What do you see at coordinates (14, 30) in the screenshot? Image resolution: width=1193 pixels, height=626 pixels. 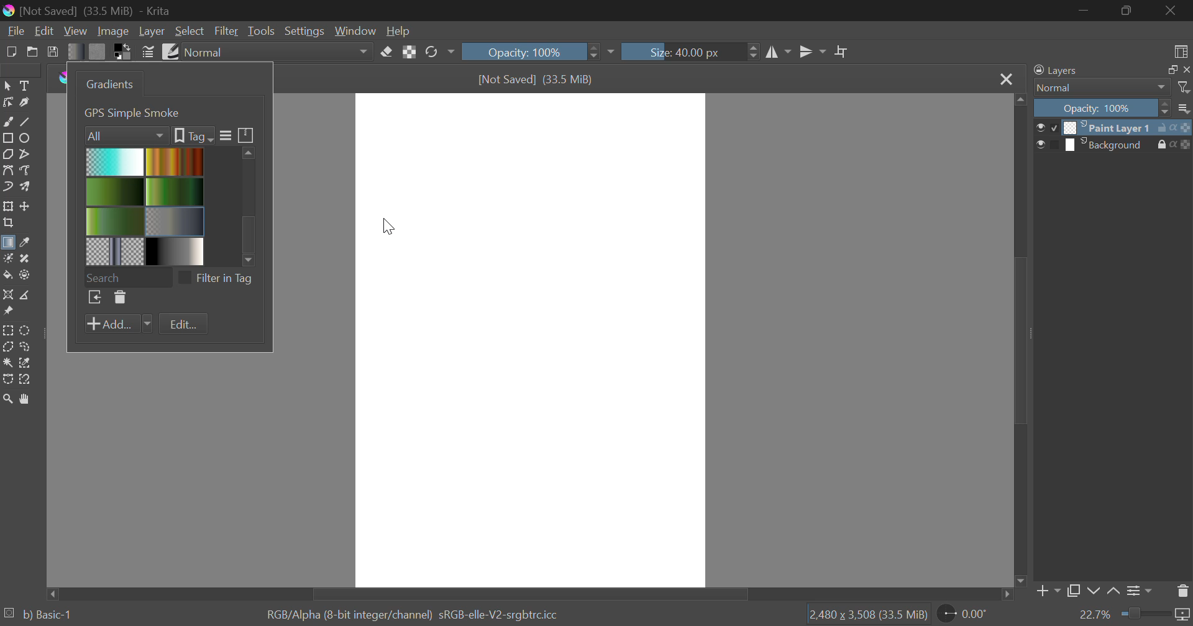 I see `File` at bounding box center [14, 30].